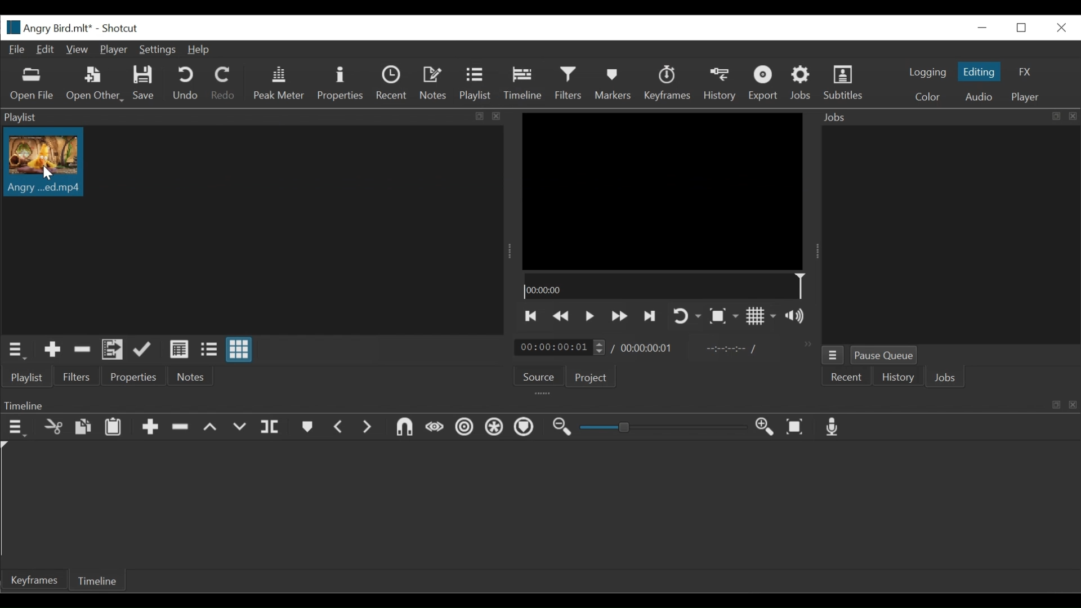  What do you see at coordinates (157, 50) in the screenshot?
I see `Settings` at bounding box center [157, 50].